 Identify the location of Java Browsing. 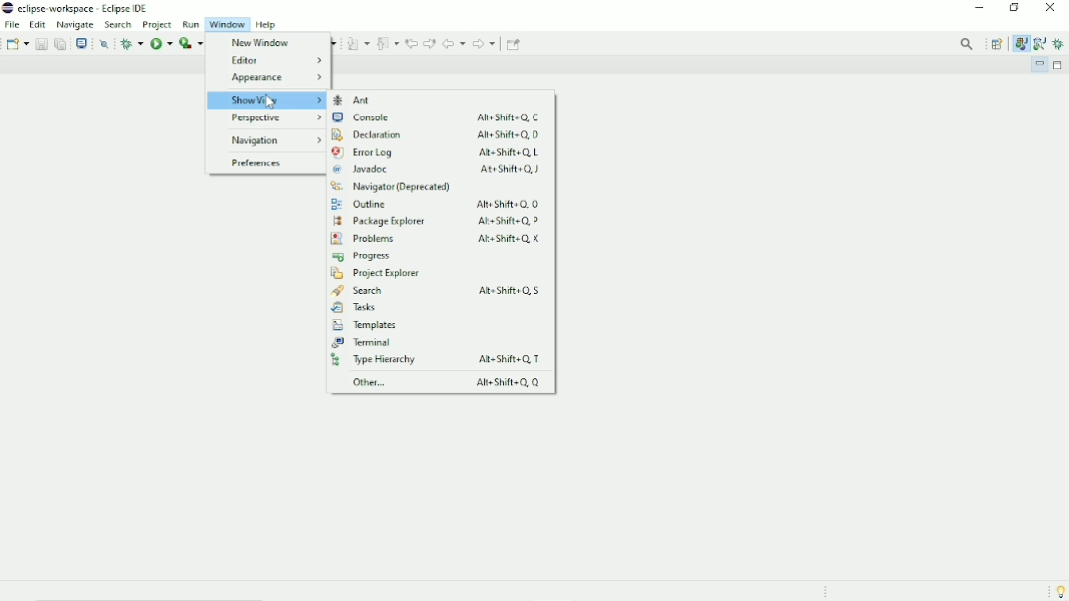
(1039, 44).